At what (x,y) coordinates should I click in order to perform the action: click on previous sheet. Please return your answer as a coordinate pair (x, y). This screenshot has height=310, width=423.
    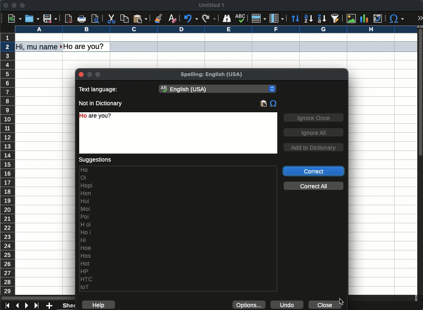
    Looking at the image, I should click on (18, 306).